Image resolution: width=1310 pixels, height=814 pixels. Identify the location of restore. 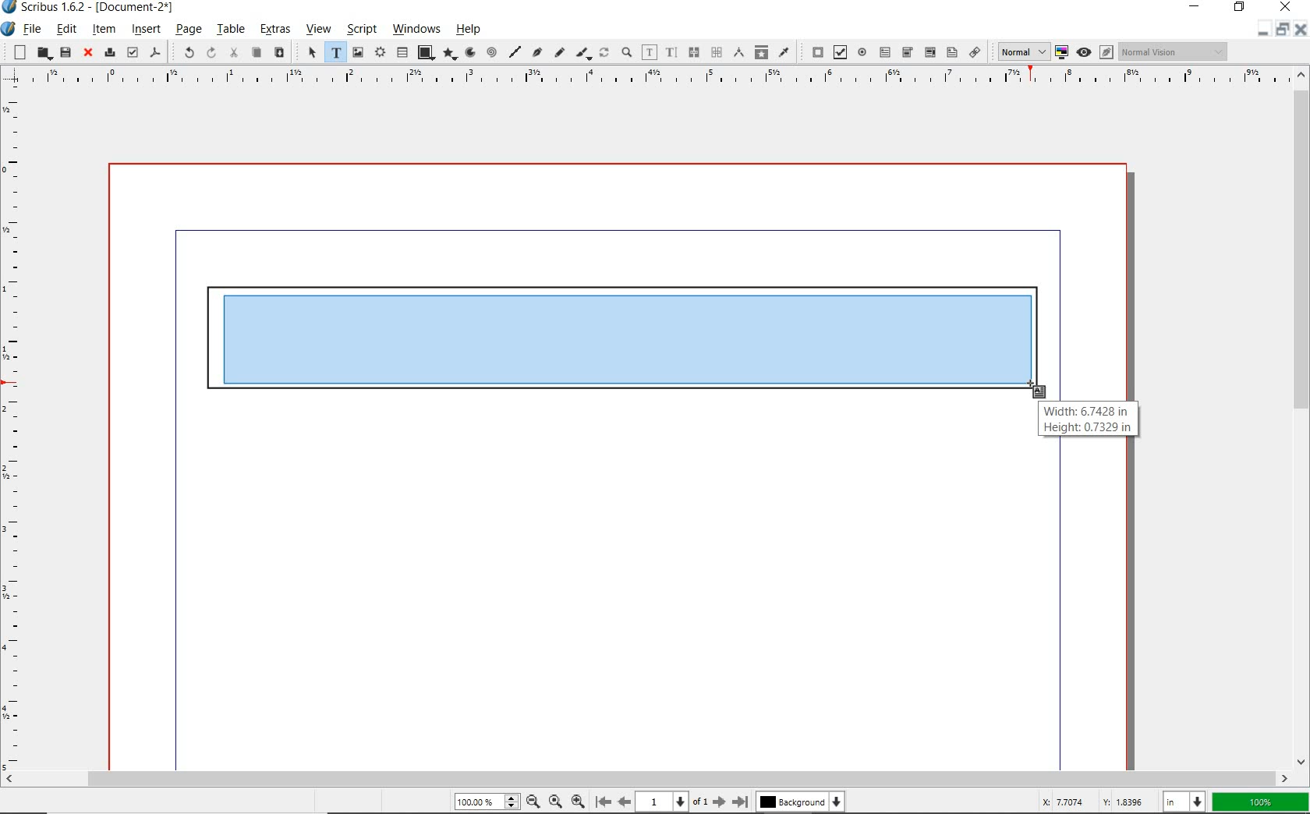
(1283, 33).